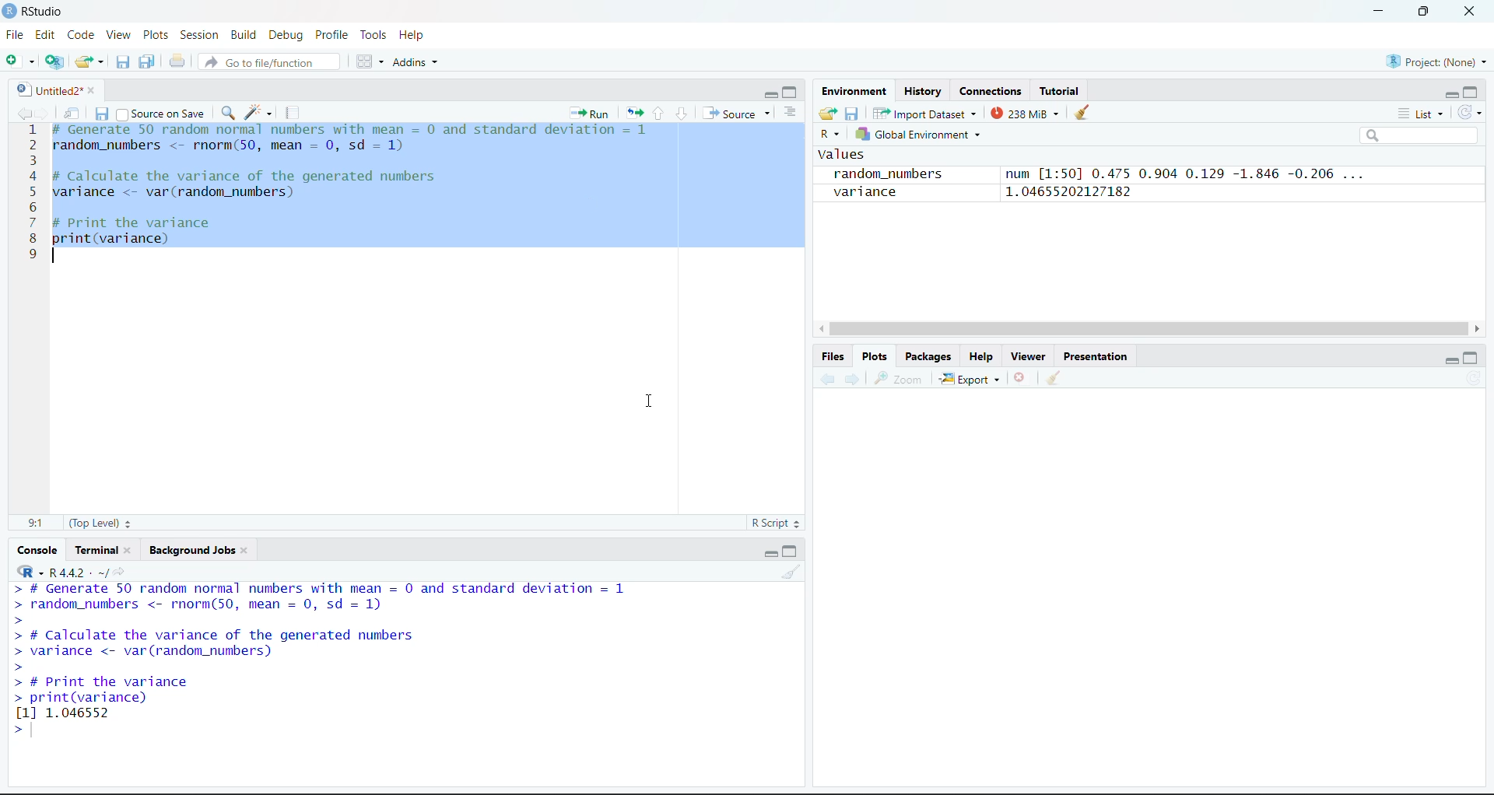  What do you see at coordinates (980, 356) in the screenshot?
I see `Help` at bounding box center [980, 356].